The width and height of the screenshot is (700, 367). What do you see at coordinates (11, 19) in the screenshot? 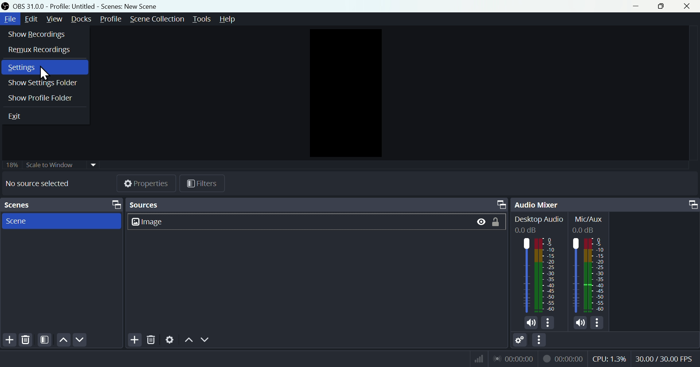
I see `file` at bounding box center [11, 19].